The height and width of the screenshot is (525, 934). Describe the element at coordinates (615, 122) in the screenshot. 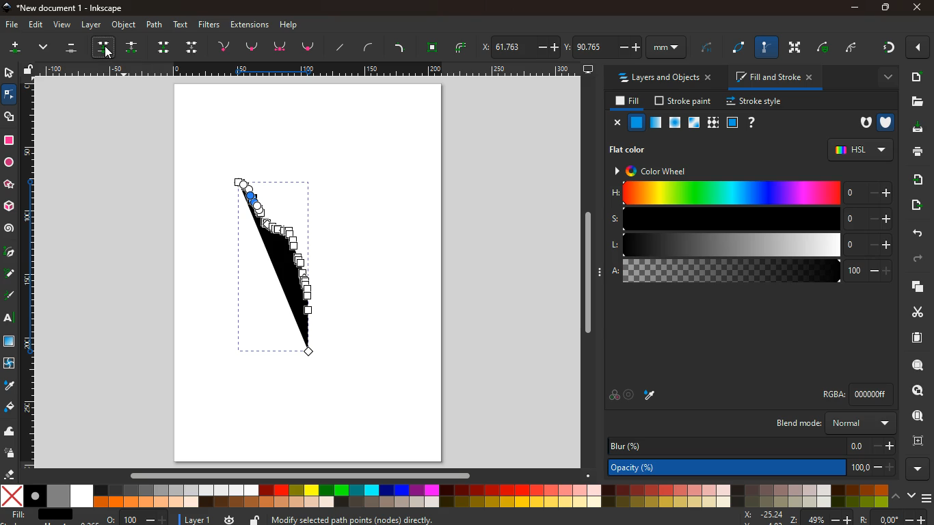

I see `close` at that location.